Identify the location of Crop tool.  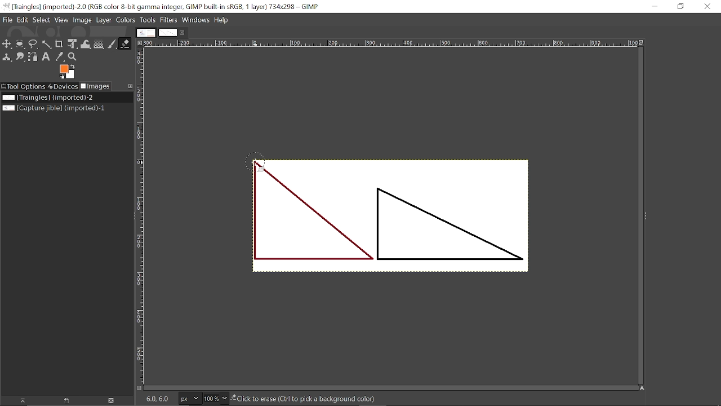
(58, 44).